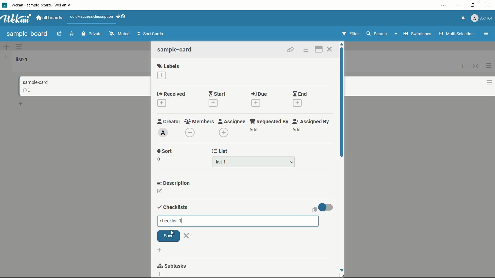 The width and height of the screenshot is (495, 278). I want to click on minimize, so click(459, 5).